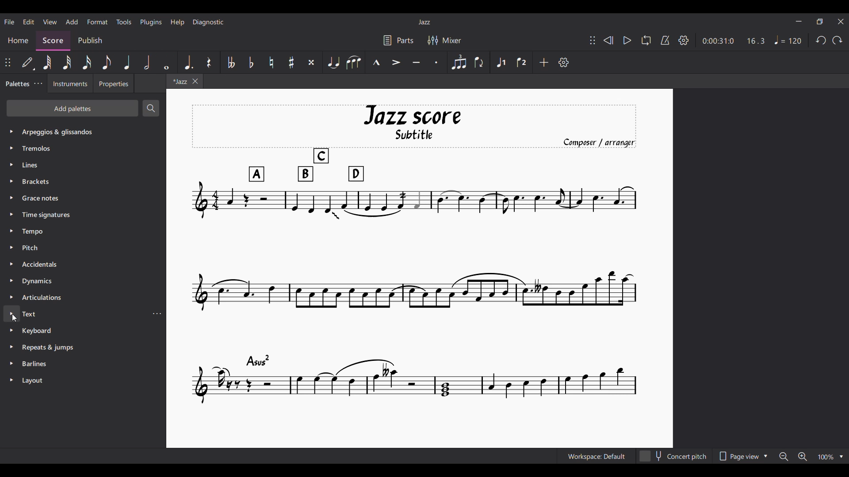  I want to click on Rewind, so click(608, 40).